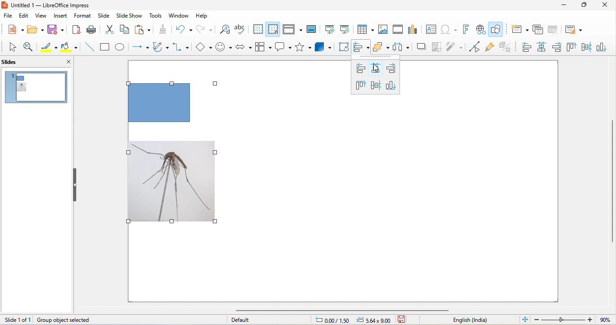 This screenshot has height=325, width=616. Describe the element at coordinates (391, 85) in the screenshot. I see `bottom` at that location.